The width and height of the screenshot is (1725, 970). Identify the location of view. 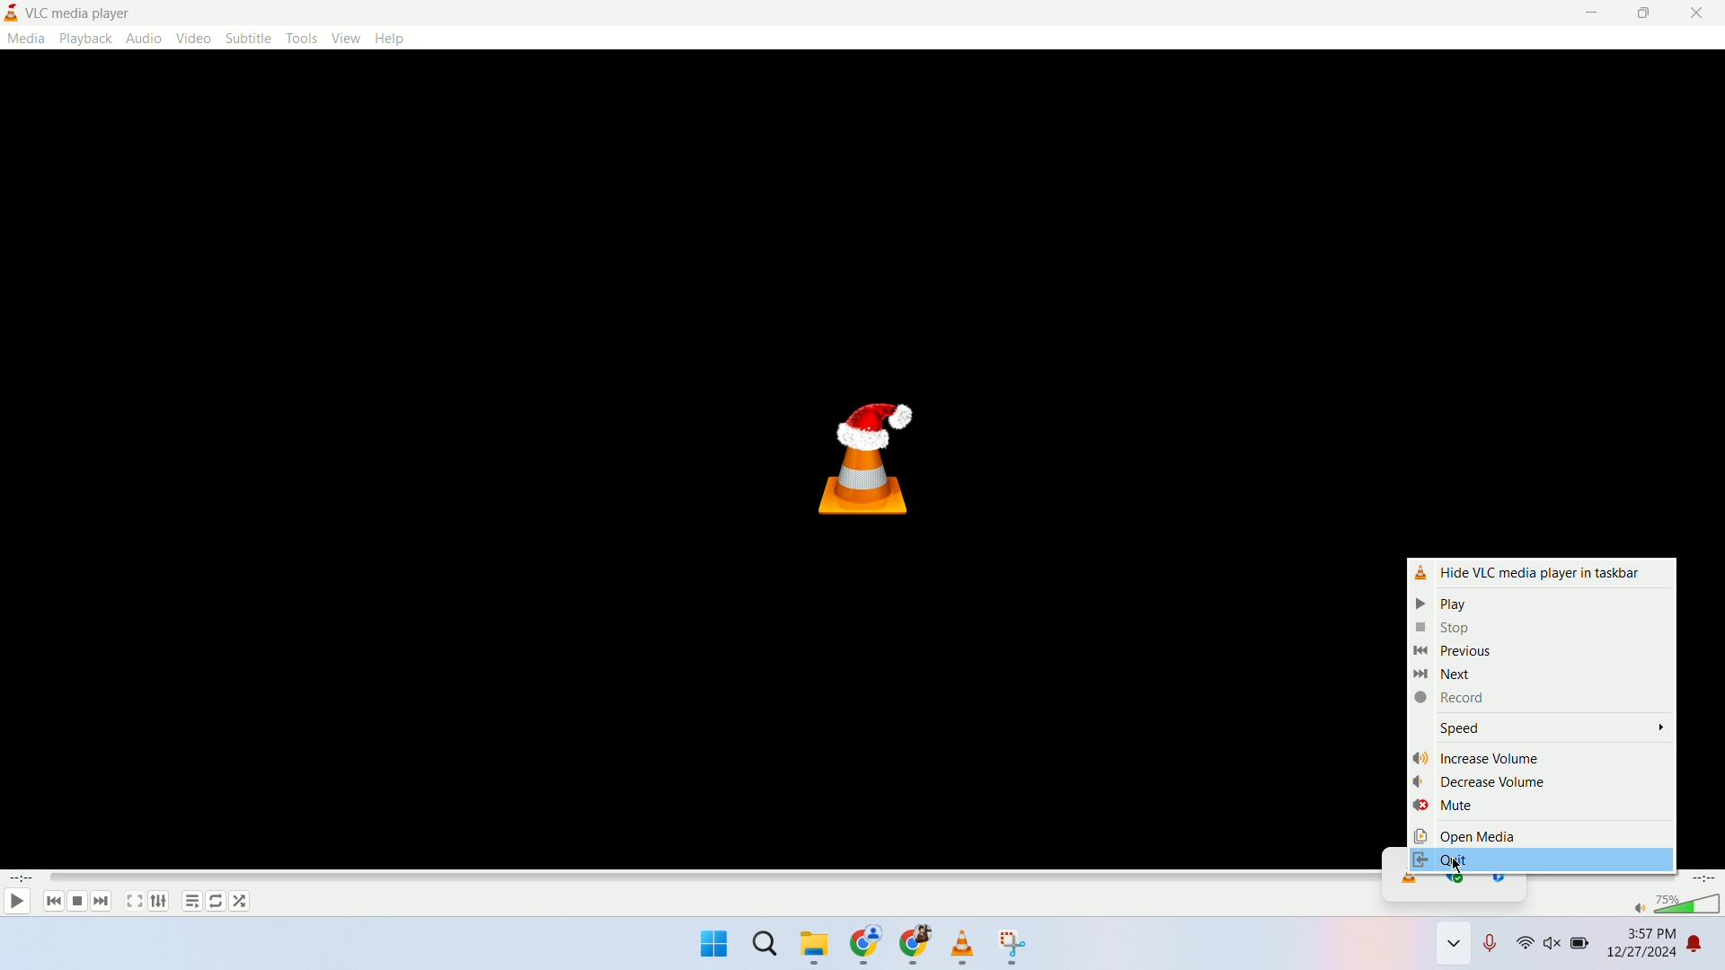
(348, 39).